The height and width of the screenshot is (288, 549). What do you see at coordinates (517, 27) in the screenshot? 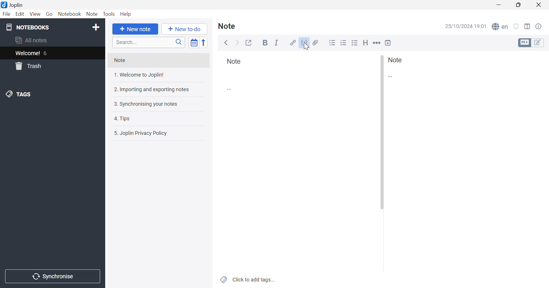
I see `Set alarm` at bounding box center [517, 27].